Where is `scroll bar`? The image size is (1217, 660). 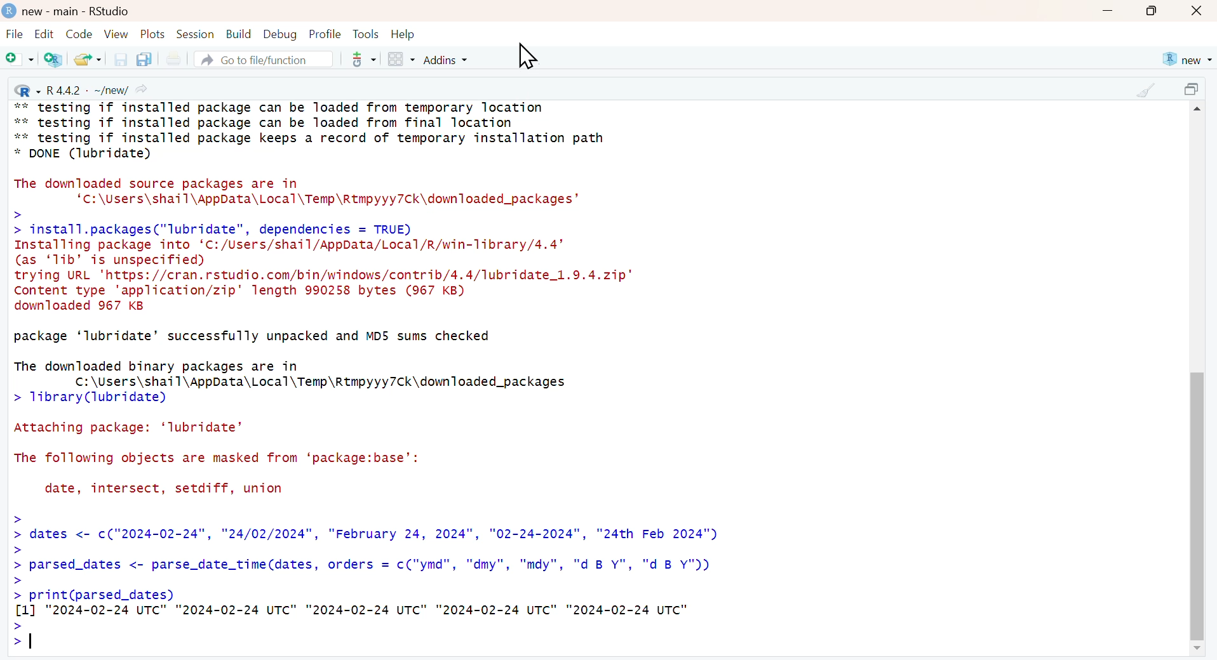 scroll bar is located at coordinates (1197, 486).